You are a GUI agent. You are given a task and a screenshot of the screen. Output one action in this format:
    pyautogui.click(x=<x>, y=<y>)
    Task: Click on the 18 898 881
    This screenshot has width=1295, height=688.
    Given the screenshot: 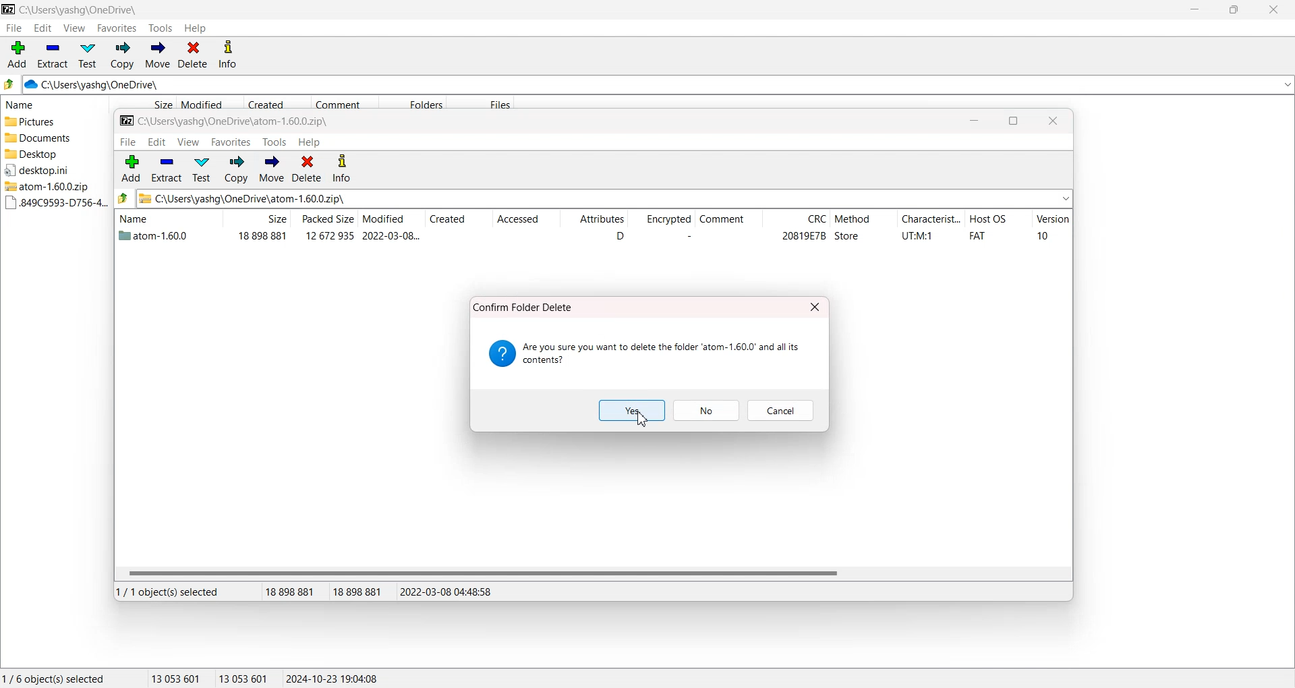 What is the action you would take?
    pyautogui.click(x=262, y=236)
    